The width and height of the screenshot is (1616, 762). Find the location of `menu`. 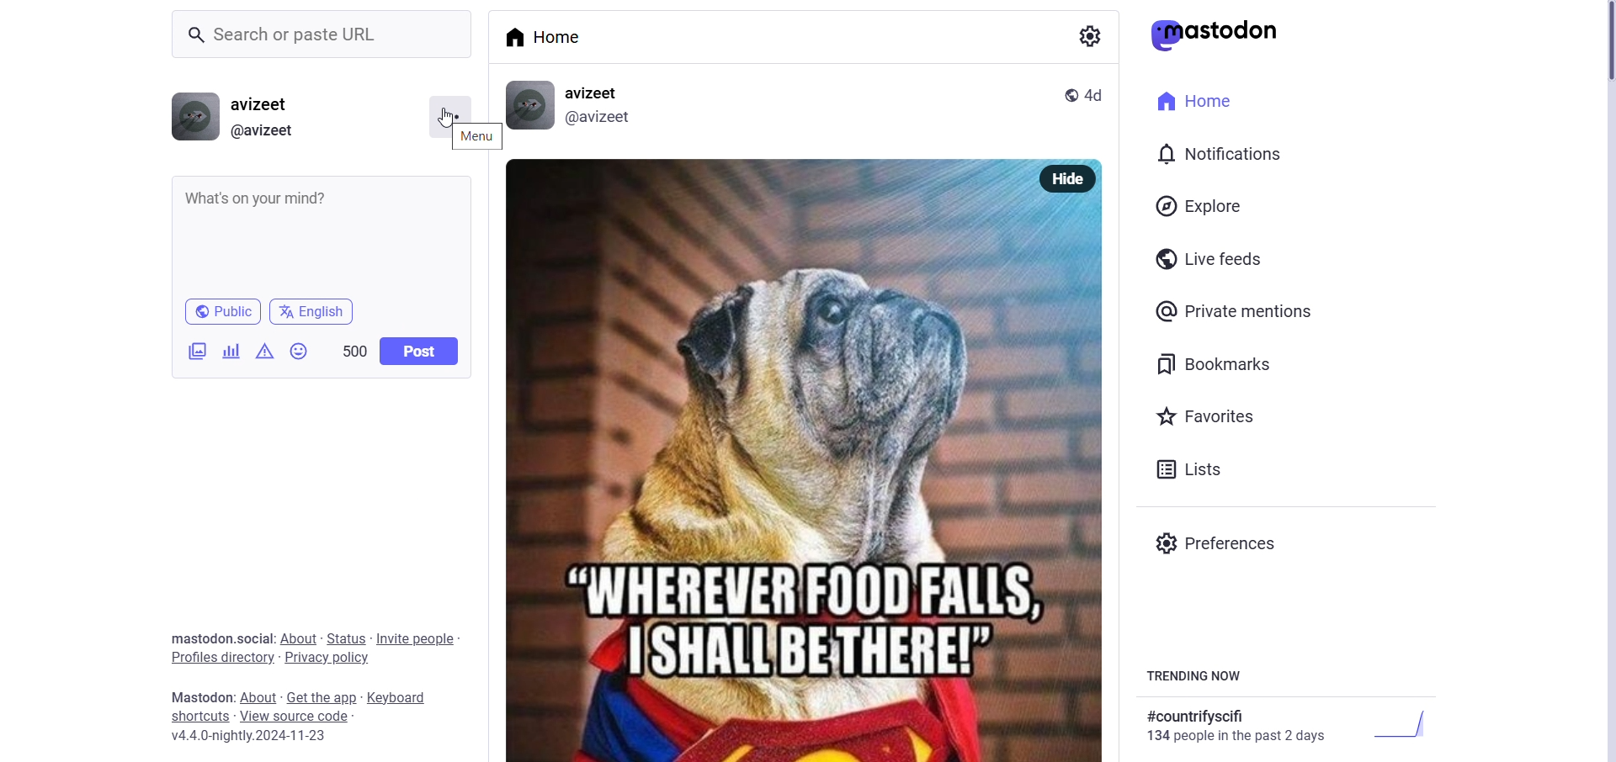

menu is located at coordinates (473, 137).